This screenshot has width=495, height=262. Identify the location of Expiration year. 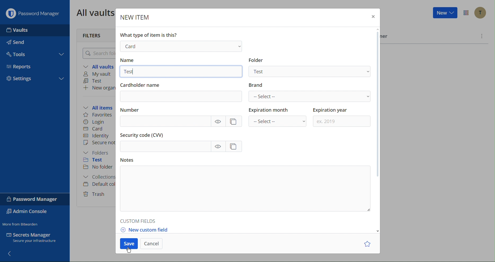
(342, 117).